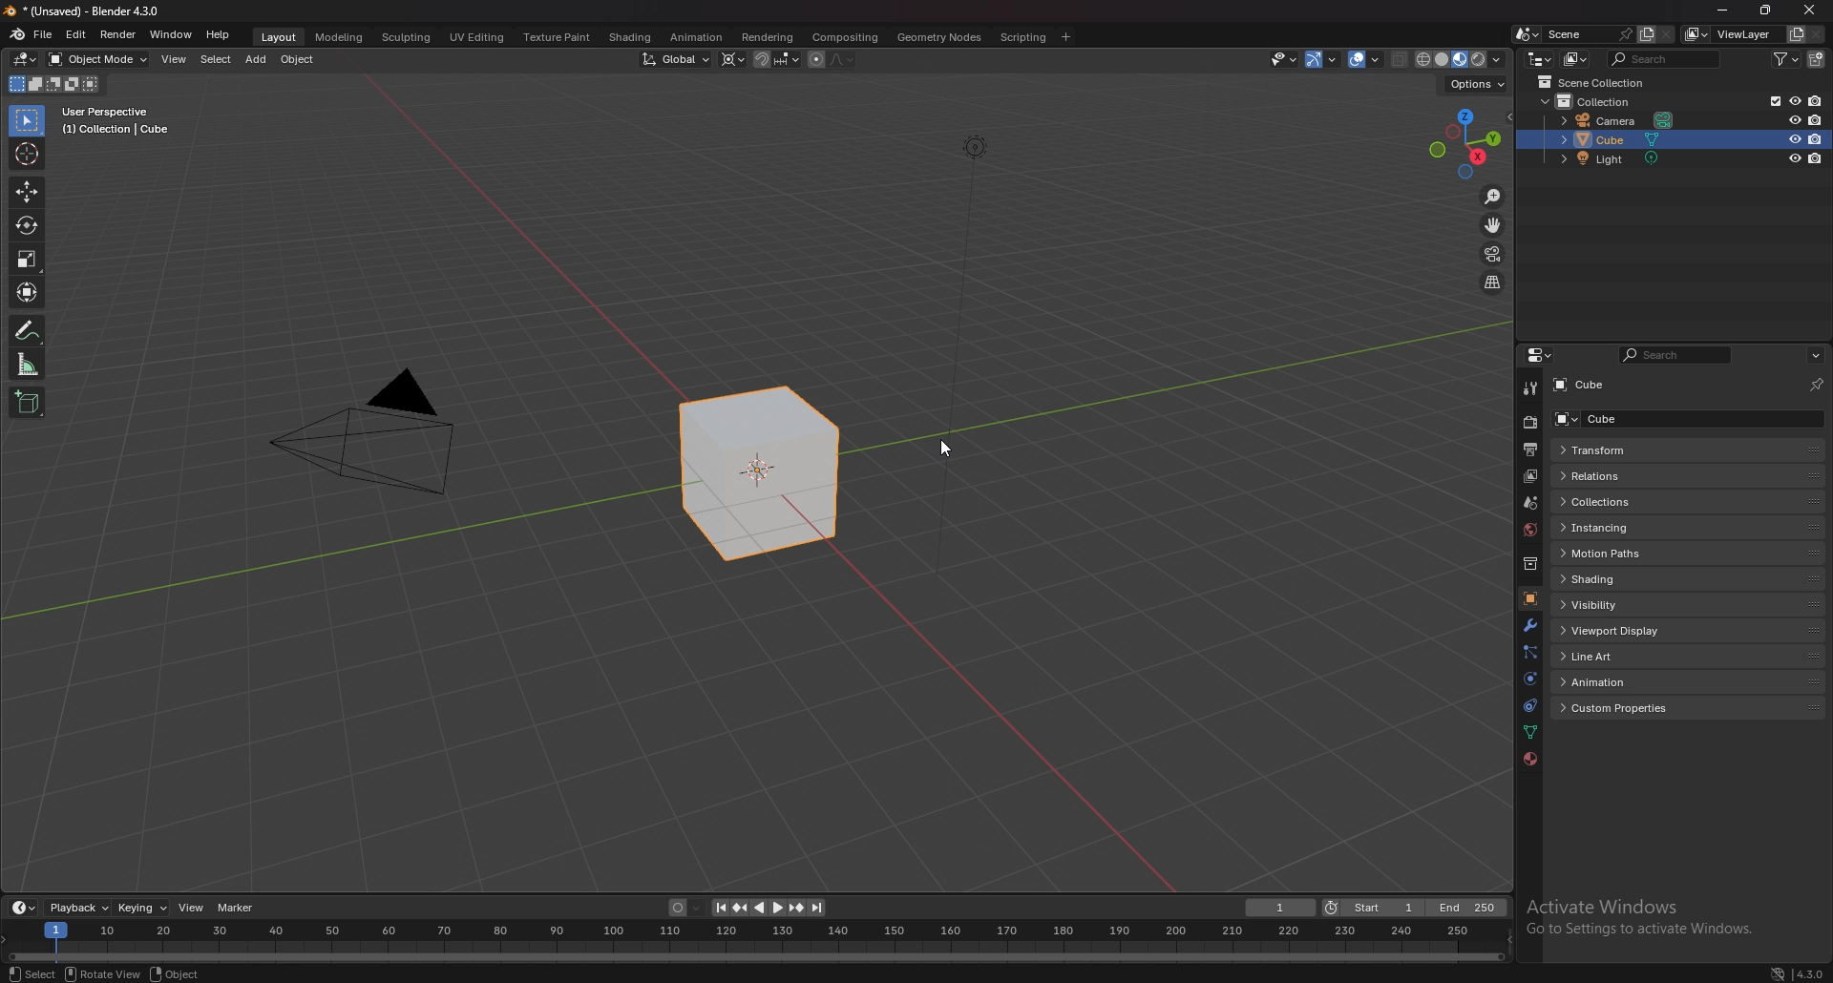 Image resolution: width=1833 pixels, height=983 pixels. What do you see at coordinates (78, 908) in the screenshot?
I see `playback` at bounding box center [78, 908].